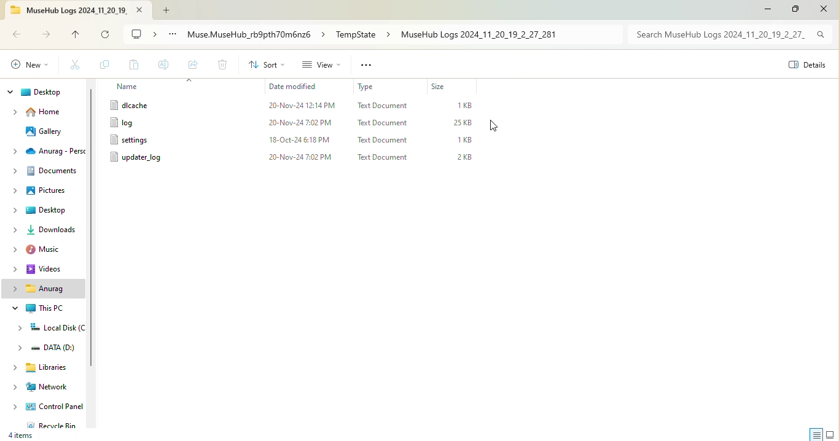 This screenshot has width=839, height=441. Describe the element at coordinates (831, 434) in the screenshot. I see `Display items by using large thumbnails` at that location.